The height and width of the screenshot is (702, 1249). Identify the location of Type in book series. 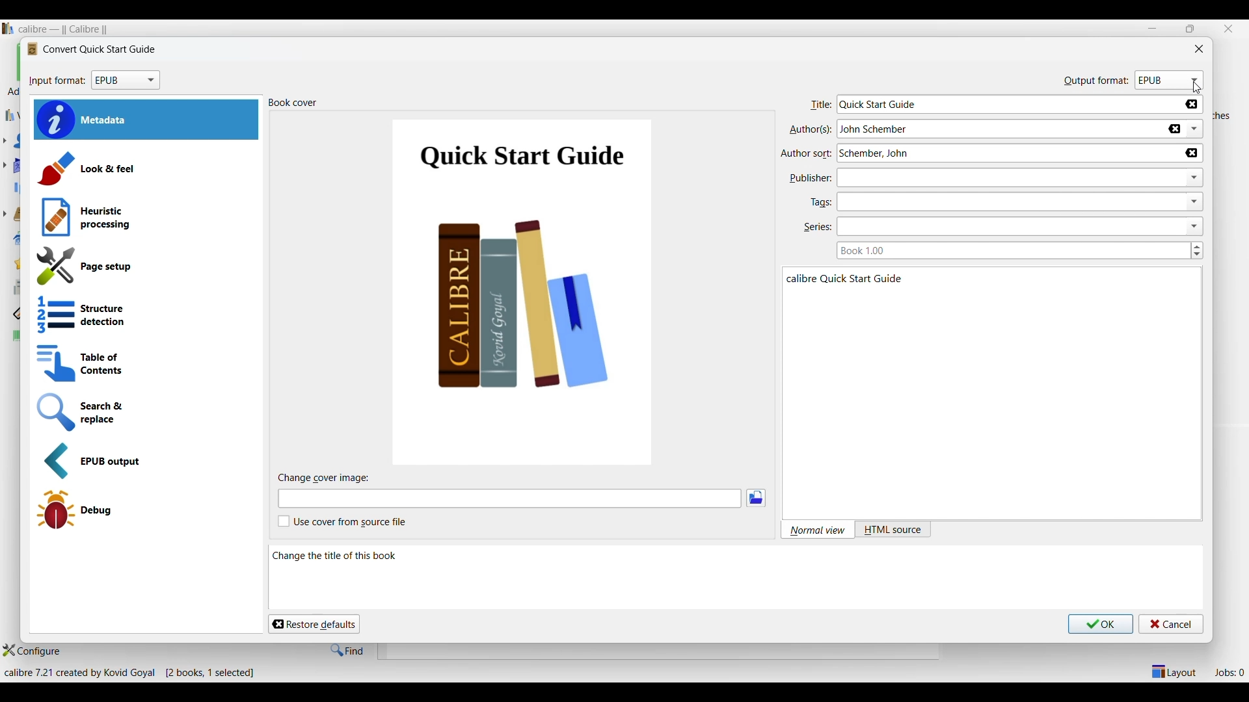
(1012, 250).